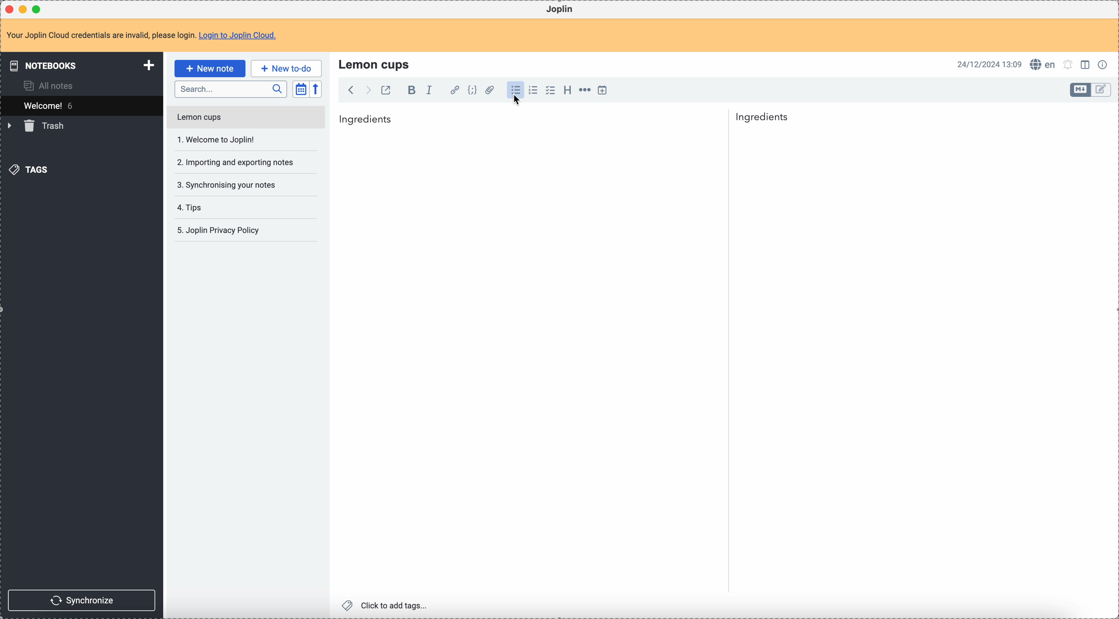 The height and width of the screenshot is (619, 1119). I want to click on click on new note, so click(209, 68).